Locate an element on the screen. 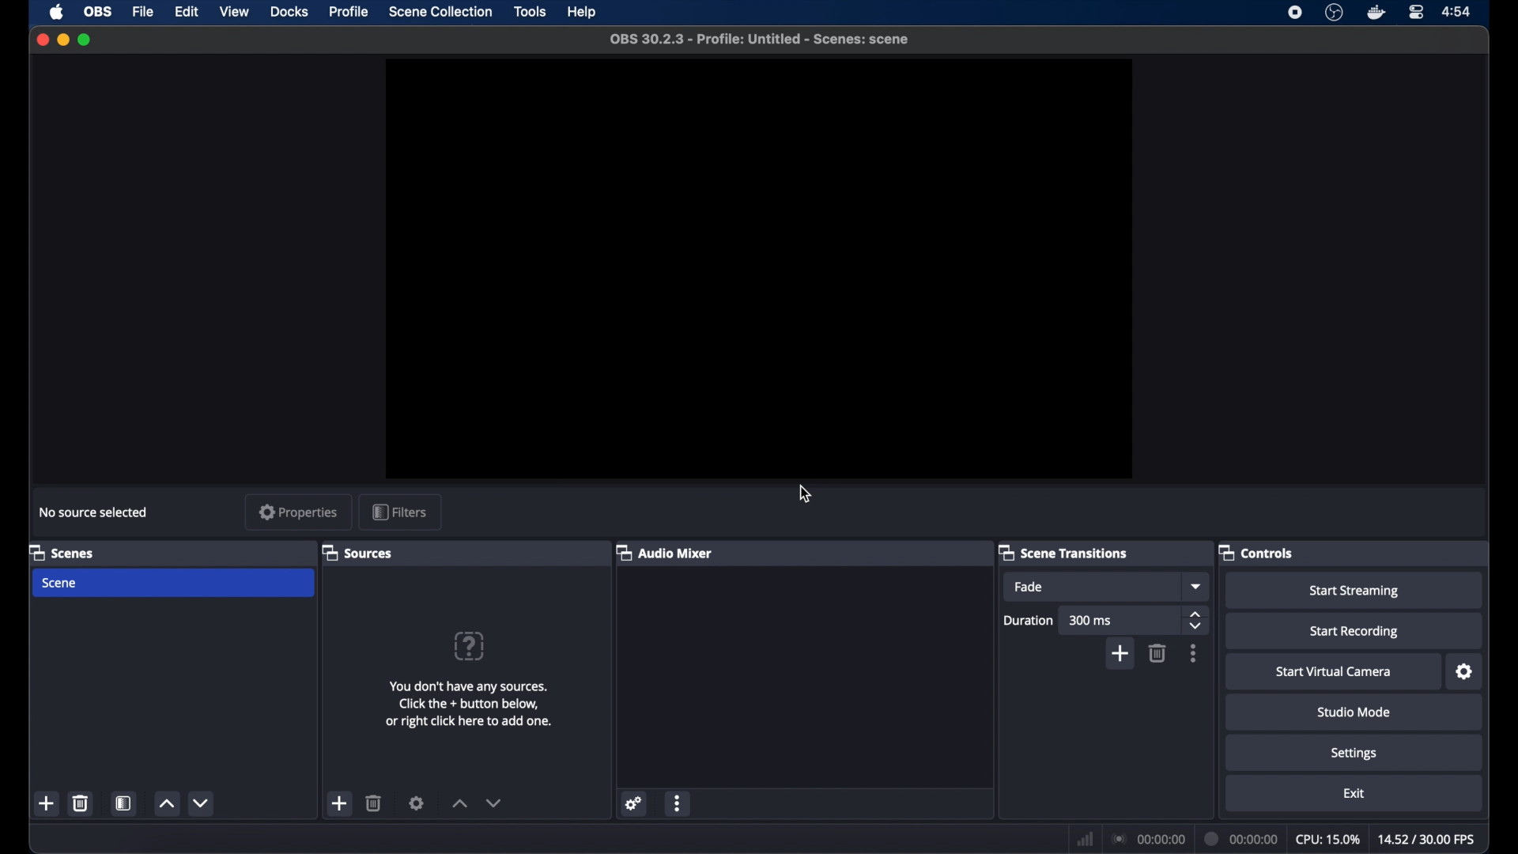 Image resolution: width=1518 pixels, height=854 pixels. increment is located at coordinates (459, 804).